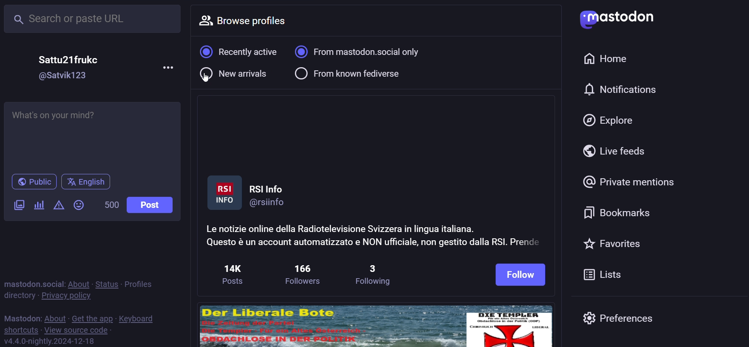  What do you see at coordinates (48, 341) in the screenshot?
I see `v4.4.0-nightly.2024-12-18` at bounding box center [48, 341].